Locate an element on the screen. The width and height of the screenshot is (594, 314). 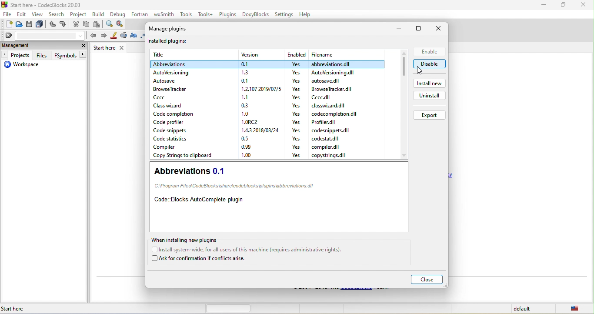
autosave is located at coordinates (171, 82).